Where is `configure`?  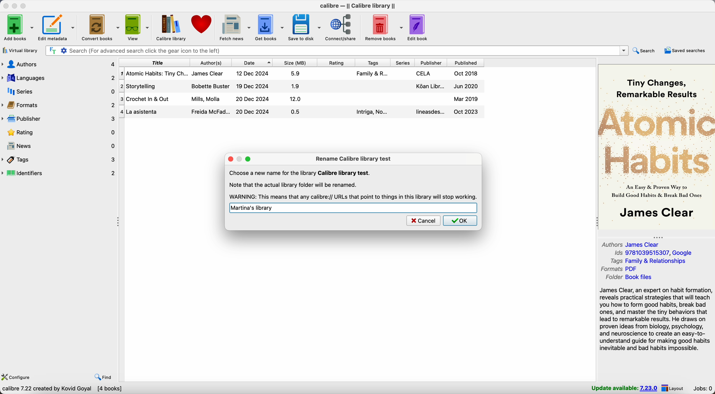 configure is located at coordinates (18, 376).